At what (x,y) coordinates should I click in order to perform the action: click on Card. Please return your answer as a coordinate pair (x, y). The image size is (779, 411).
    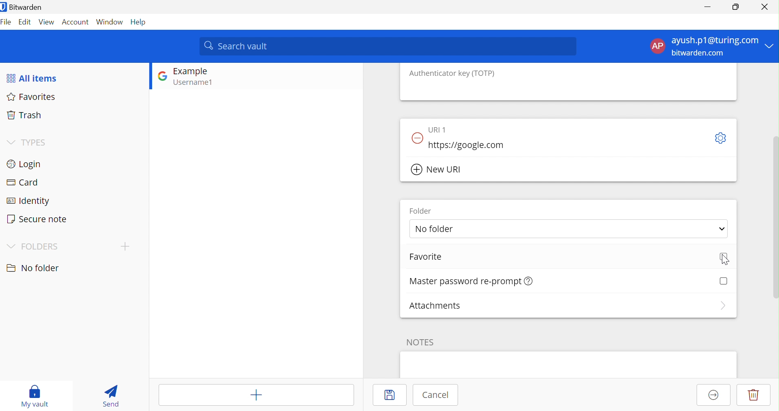
    Looking at the image, I should click on (22, 181).